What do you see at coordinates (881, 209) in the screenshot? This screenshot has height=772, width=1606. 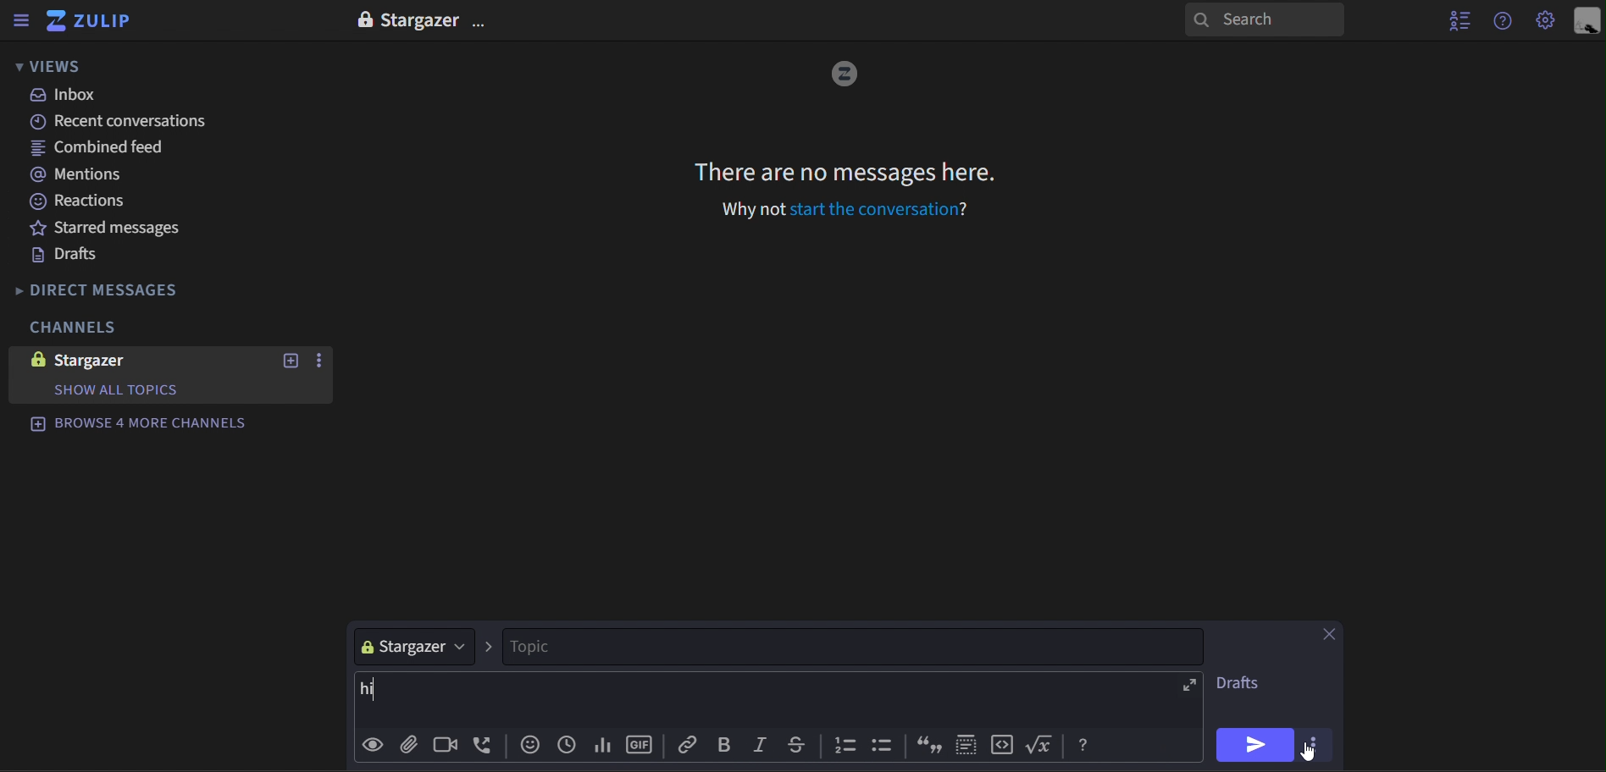 I see `Start the conversation` at bounding box center [881, 209].